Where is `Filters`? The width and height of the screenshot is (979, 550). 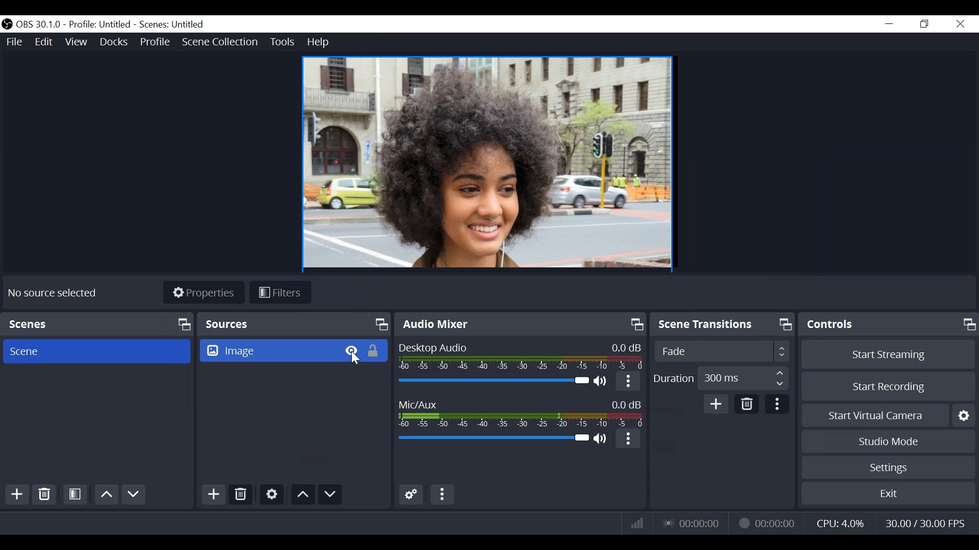
Filters is located at coordinates (280, 293).